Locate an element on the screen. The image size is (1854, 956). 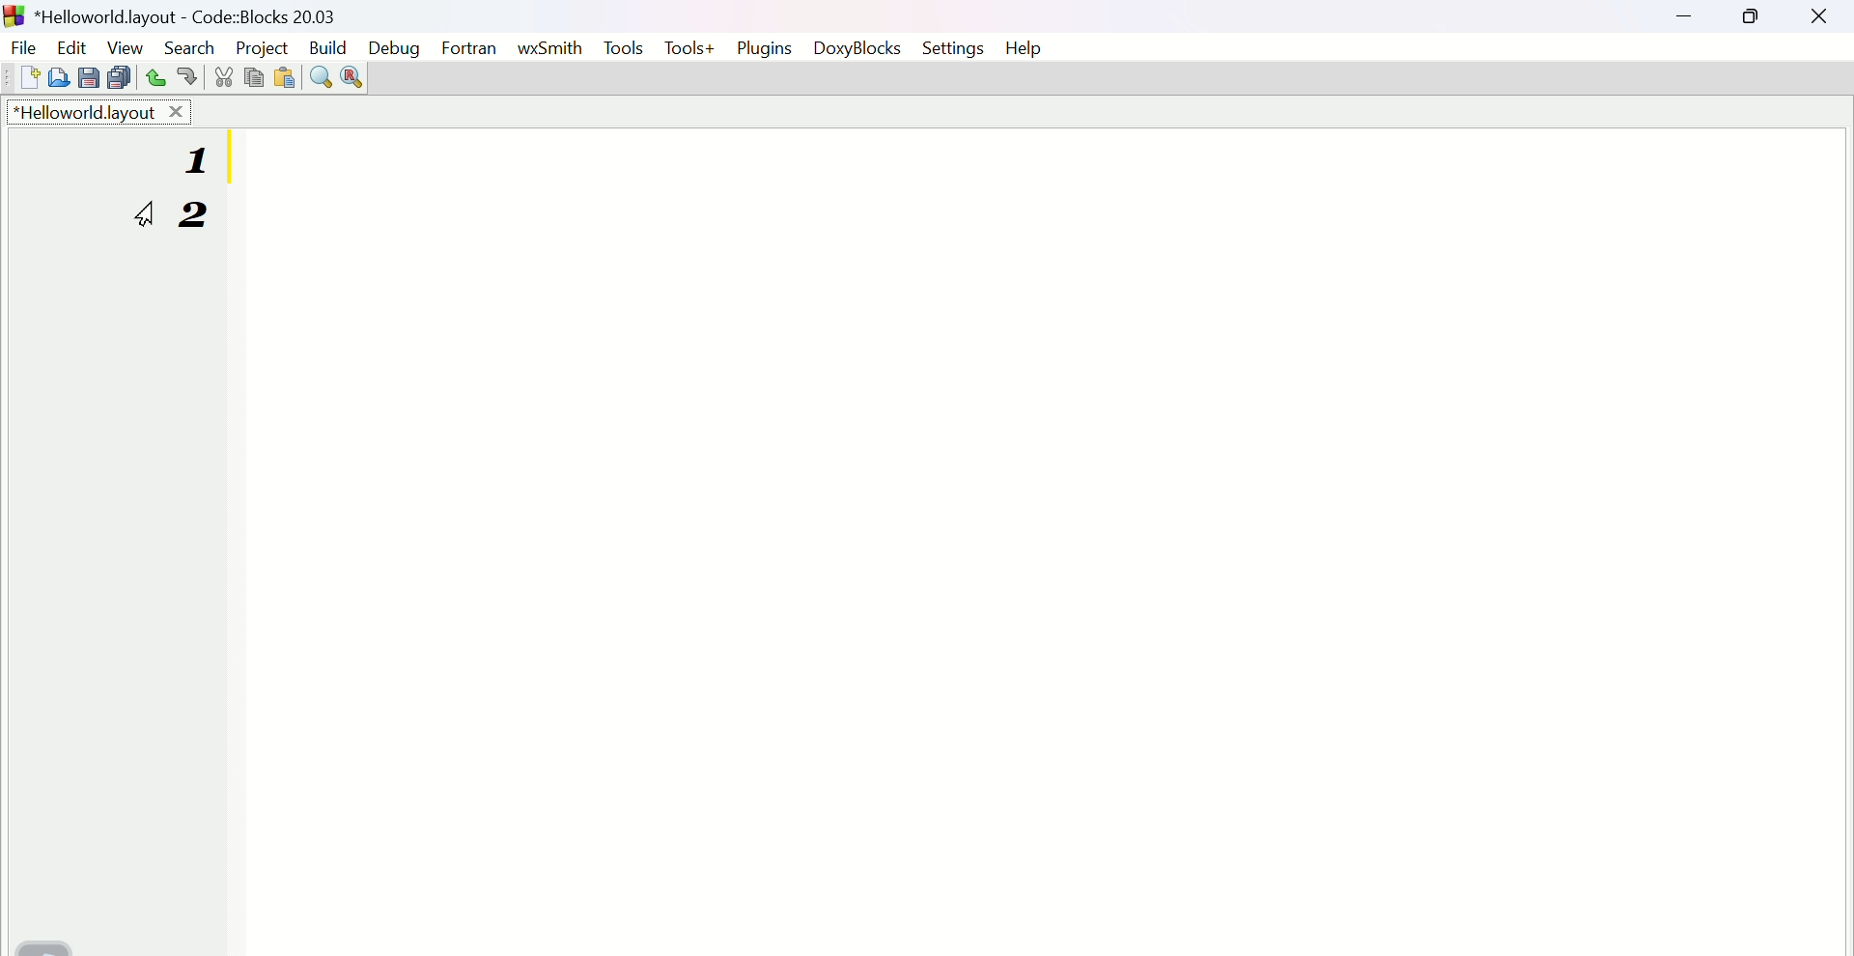
HelloWorld.layout is located at coordinates (101, 111).